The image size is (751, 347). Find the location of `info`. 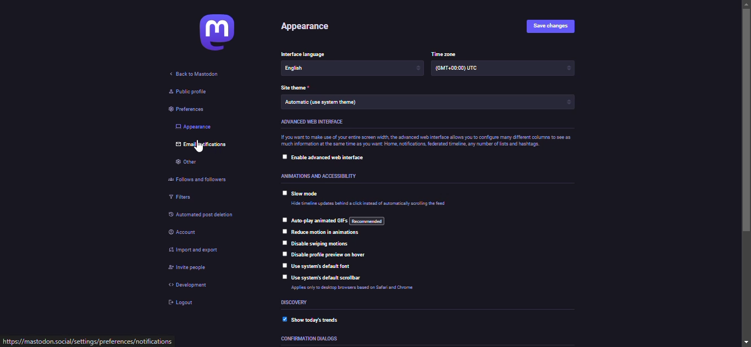

info is located at coordinates (358, 288).